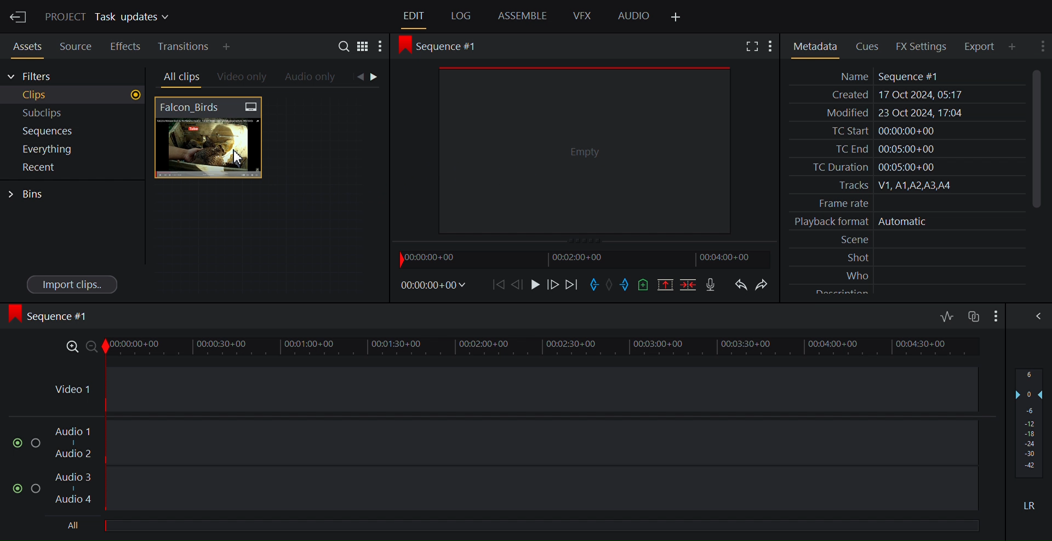 The height and width of the screenshot is (541, 1052). Describe the element at coordinates (908, 274) in the screenshot. I see `Who` at that location.